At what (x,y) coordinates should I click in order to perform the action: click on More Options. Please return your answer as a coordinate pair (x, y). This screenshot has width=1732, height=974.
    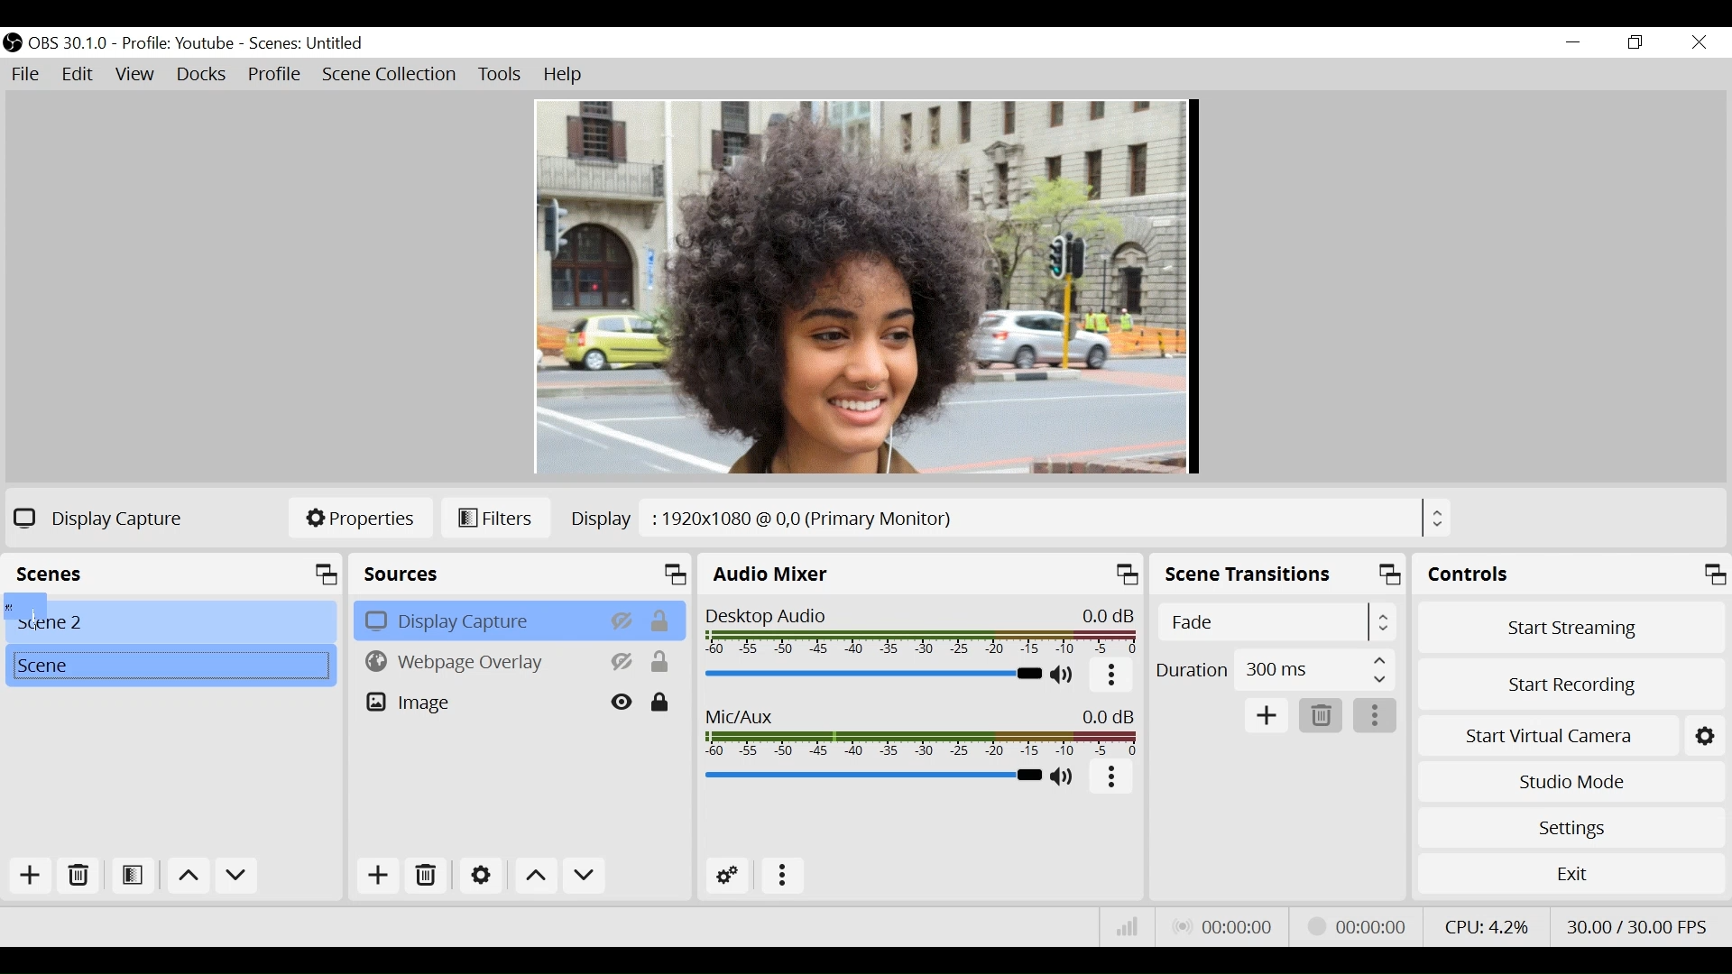
    Looking at the image, I should click on (1112, 677).